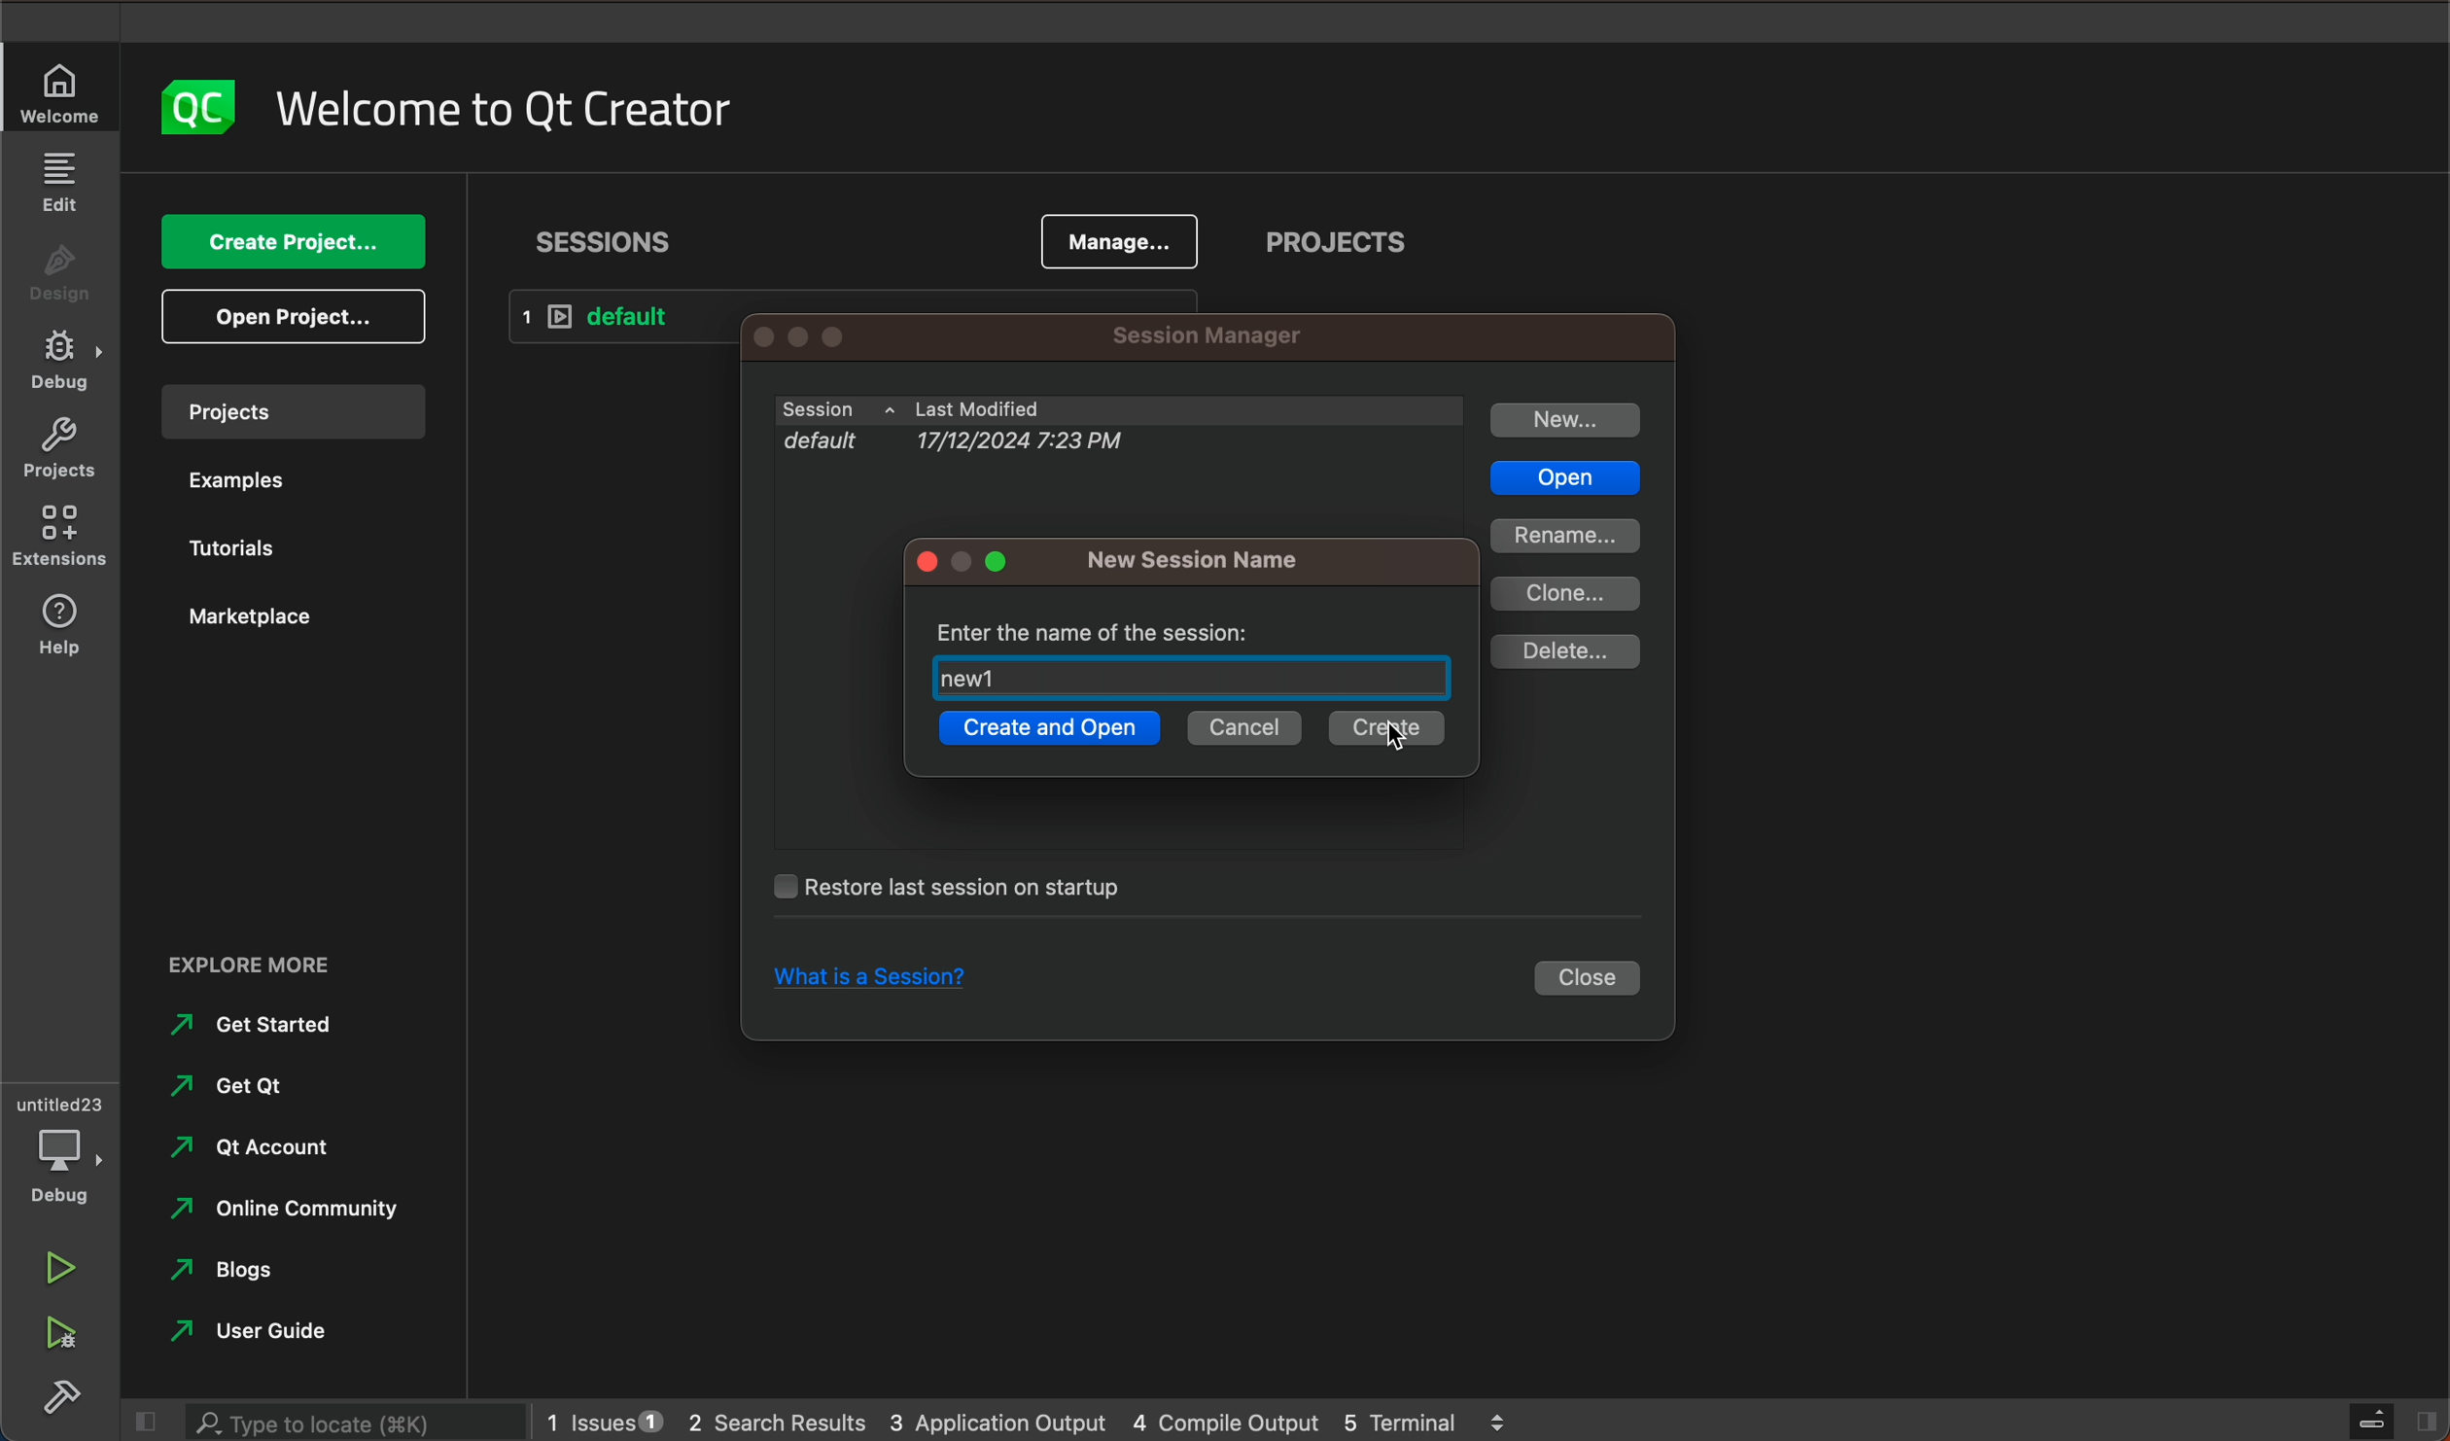 The image size is (2450, 1441). I want to click on new, so click(1567, 420).